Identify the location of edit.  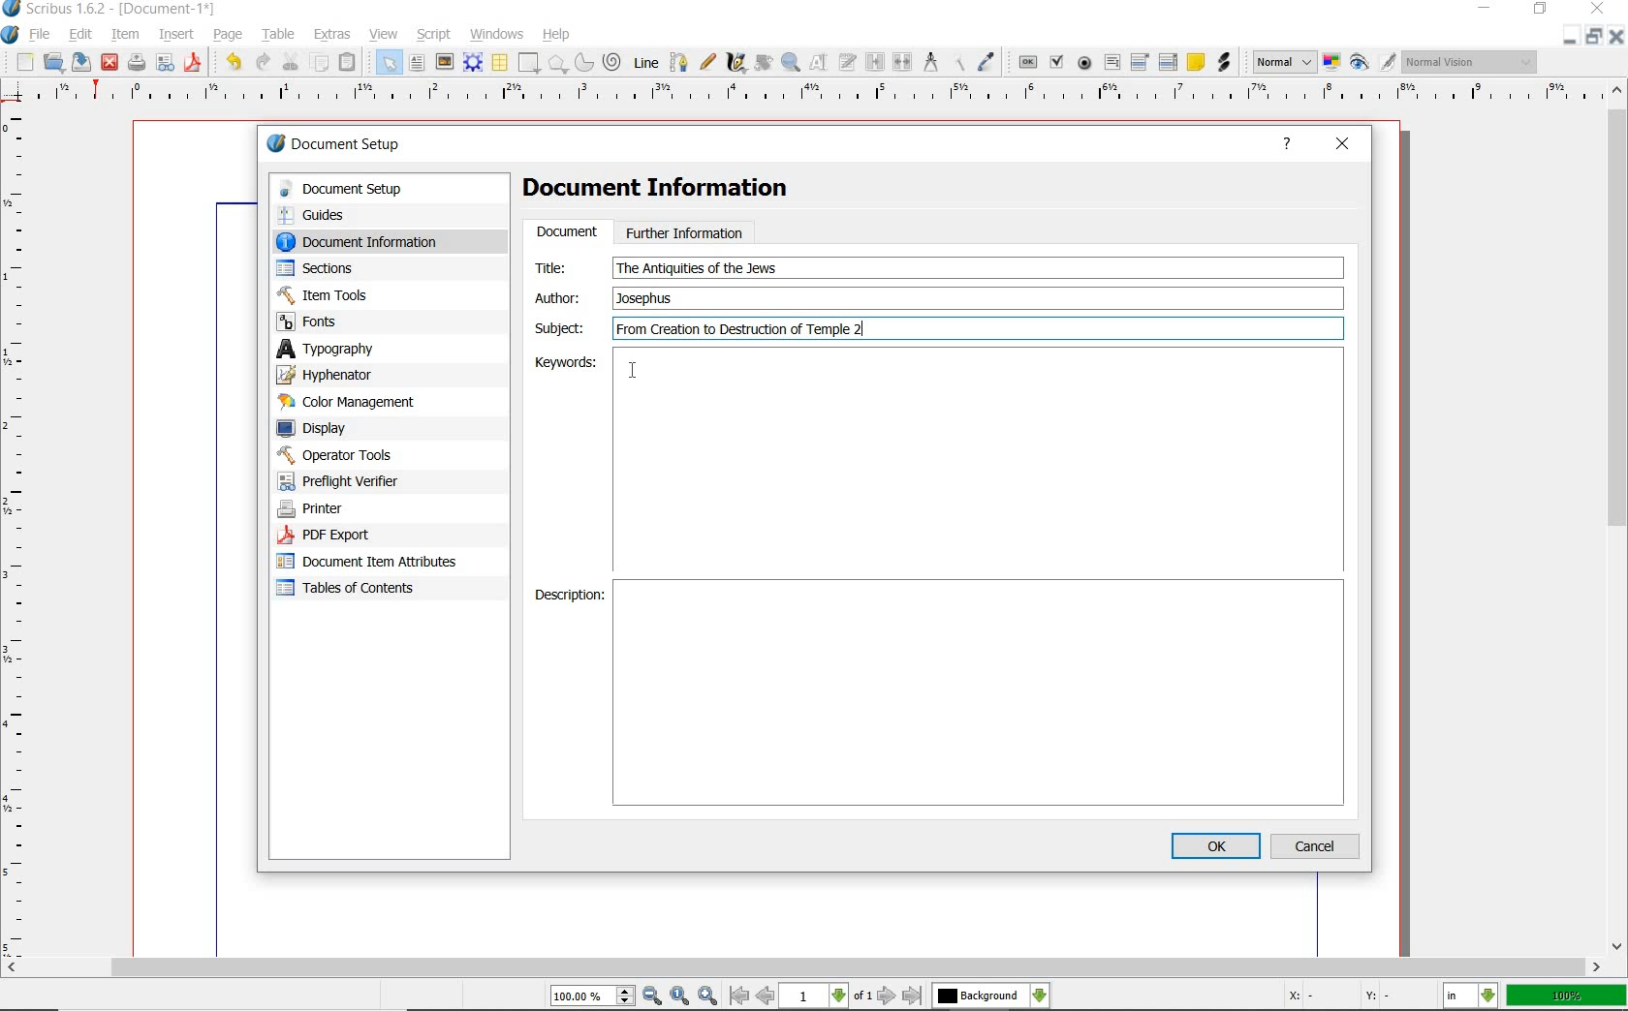
(81, 34).